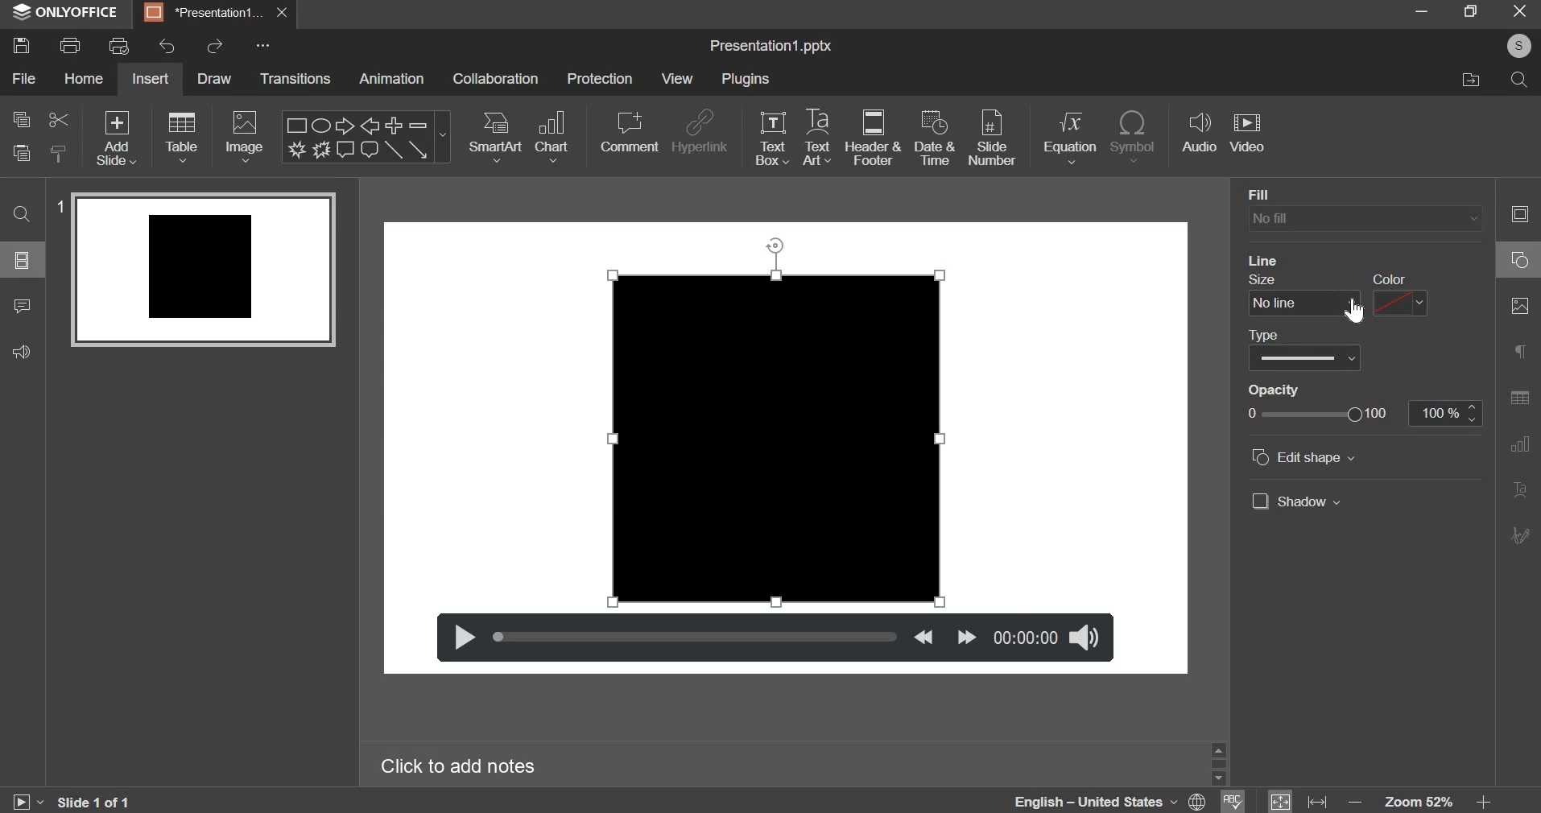 This screenshot has width=1541, height=813. What do you see at coordinates (1522, 82) in the screenshot?
I see `search` at bounding box center [1522, 82].